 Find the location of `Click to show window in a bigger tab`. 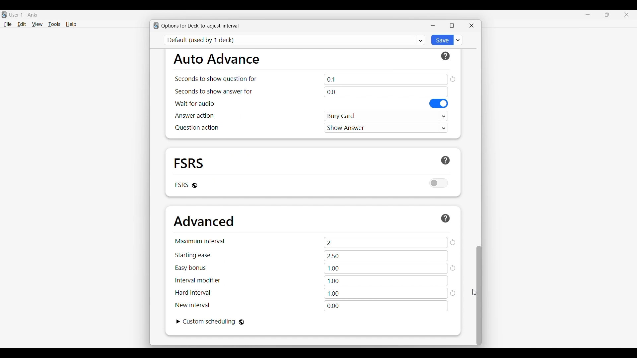

Click to show window in a bigger tab is located at coordinates (452, 26).